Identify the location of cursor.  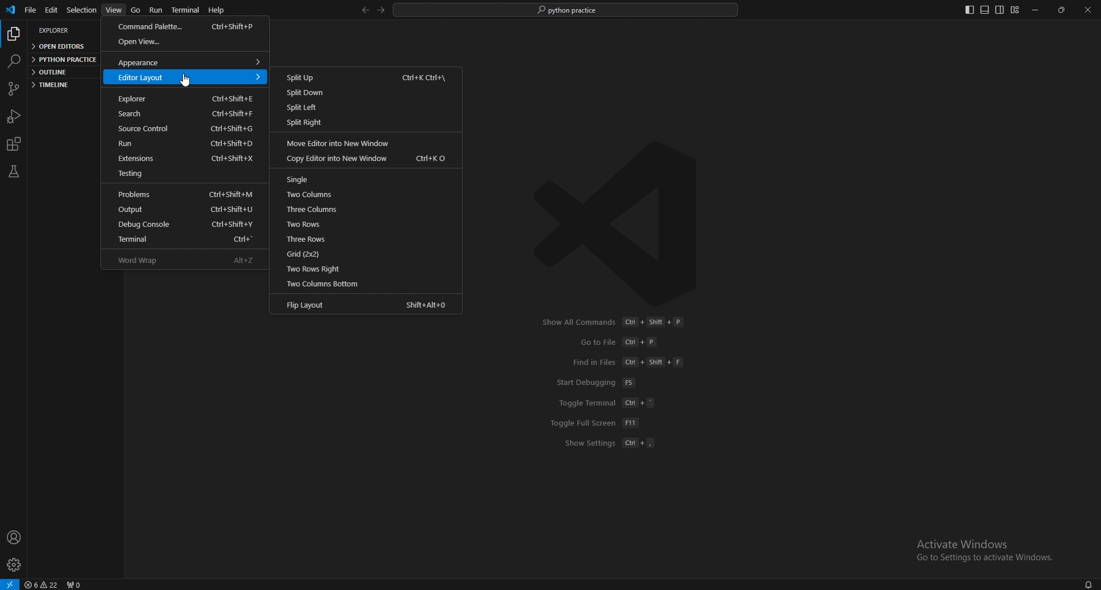
(186, 80).